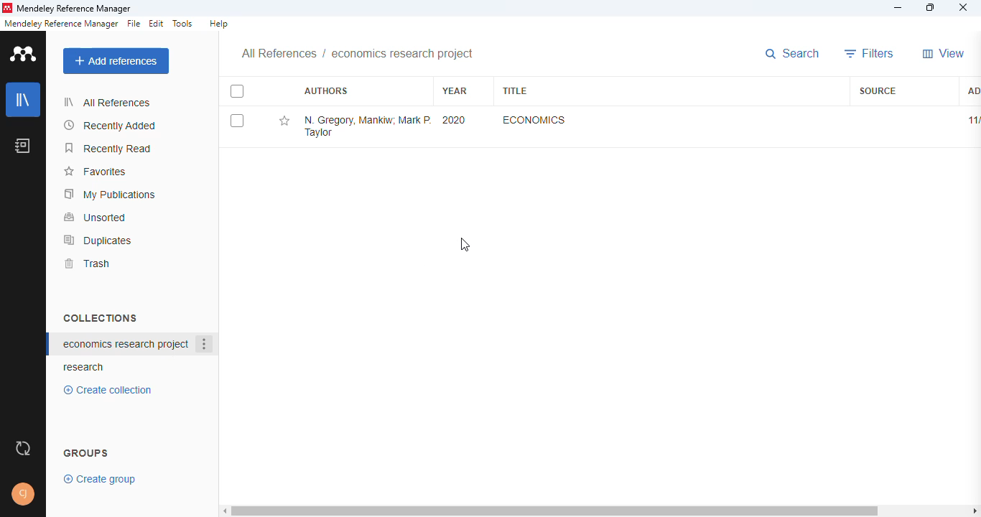 The image size is (981, 517). Describe the element at coordinates (878, 91) in the screenshot. I see `source` at that location.